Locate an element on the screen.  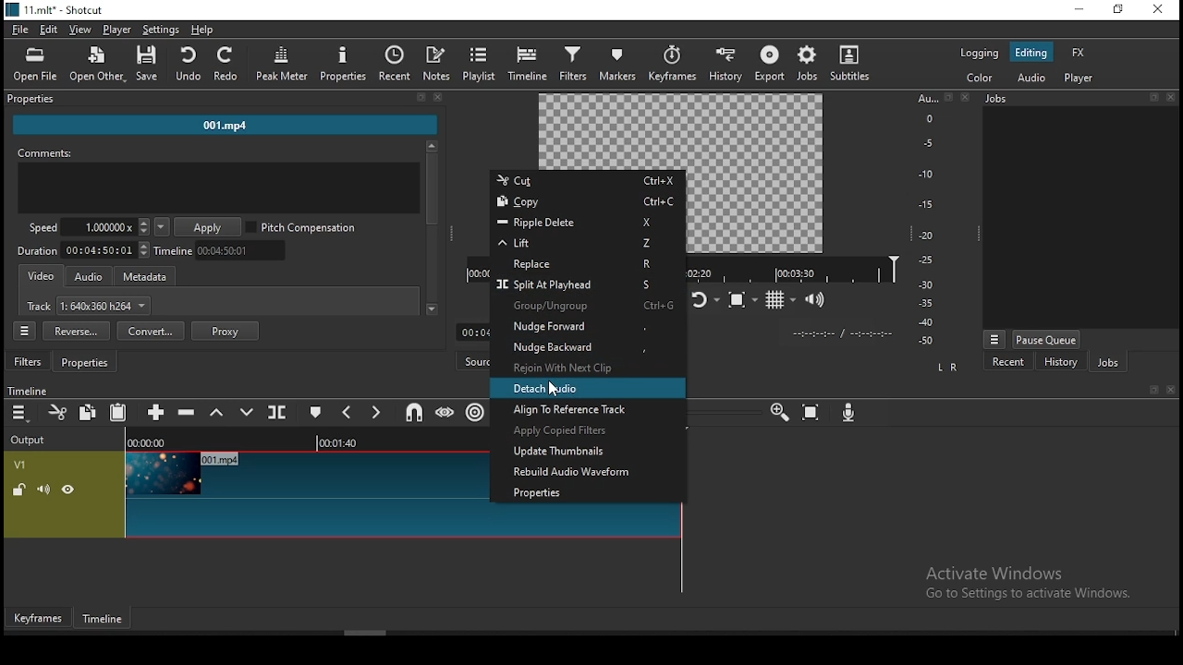
next marker is located at coordinates (378, 412).